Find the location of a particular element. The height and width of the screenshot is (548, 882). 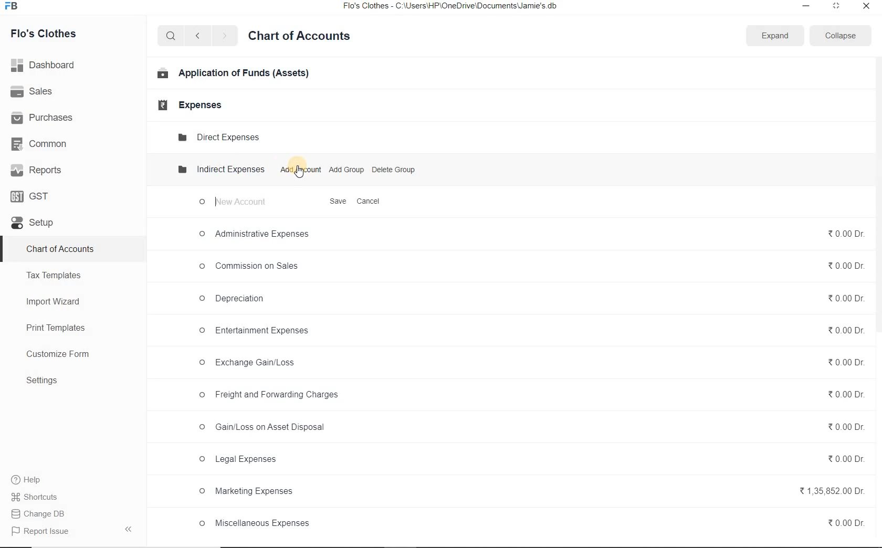

© Freight and Forwarding Charges 0.00 Dr. is located at coordinates (531, 396).